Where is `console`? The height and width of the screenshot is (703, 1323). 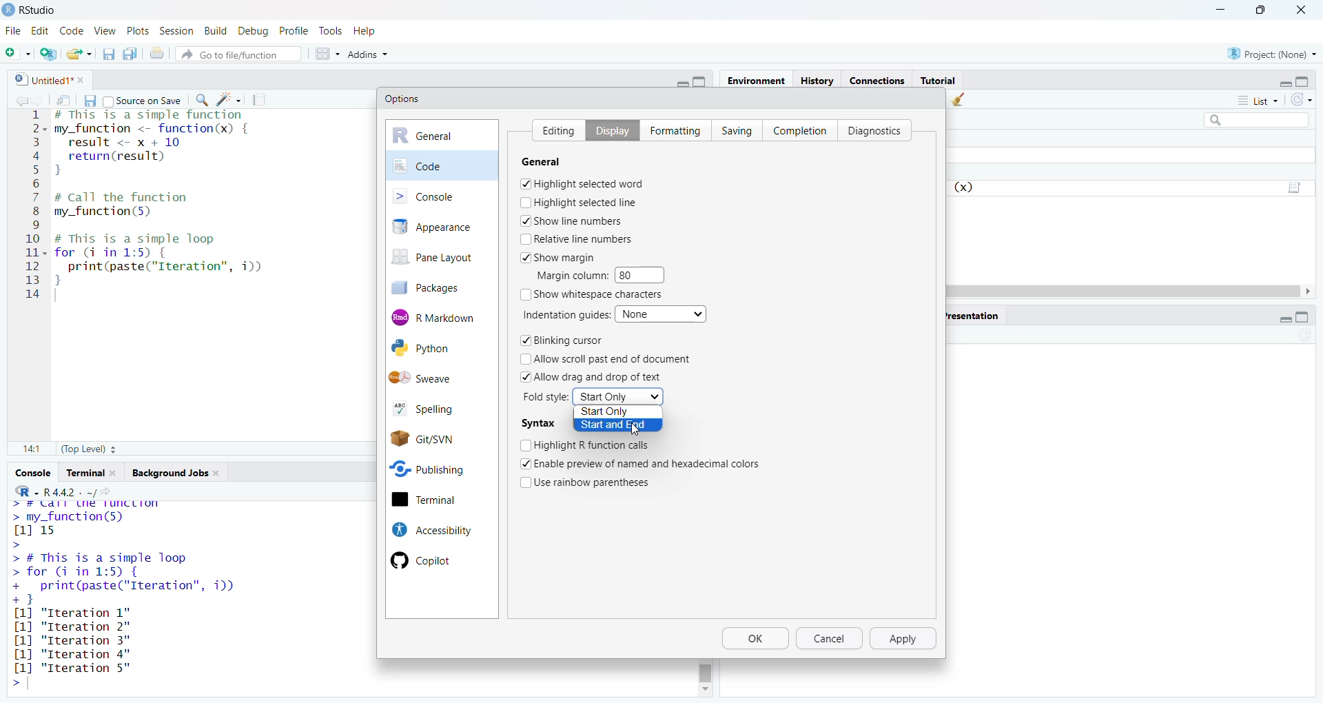 console is located at coordinates (442, 195).